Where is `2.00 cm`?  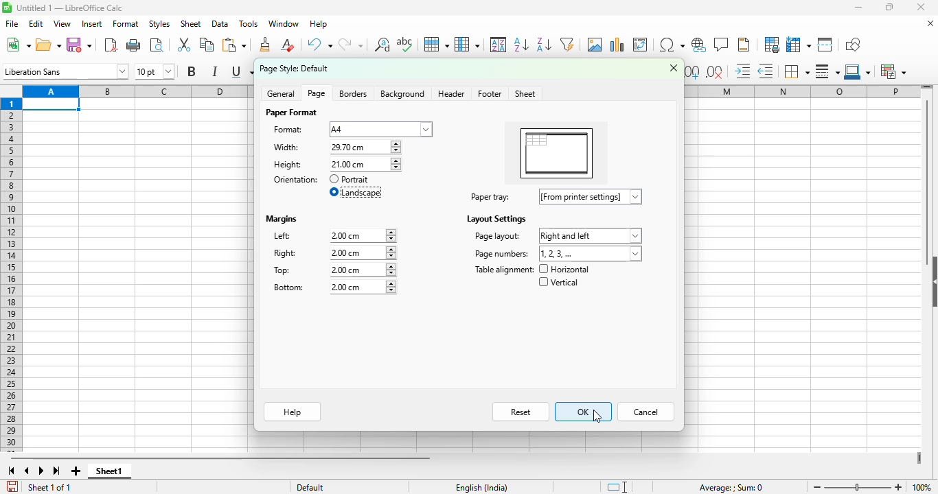 2.00 cm is located at coordinates (363, 235).